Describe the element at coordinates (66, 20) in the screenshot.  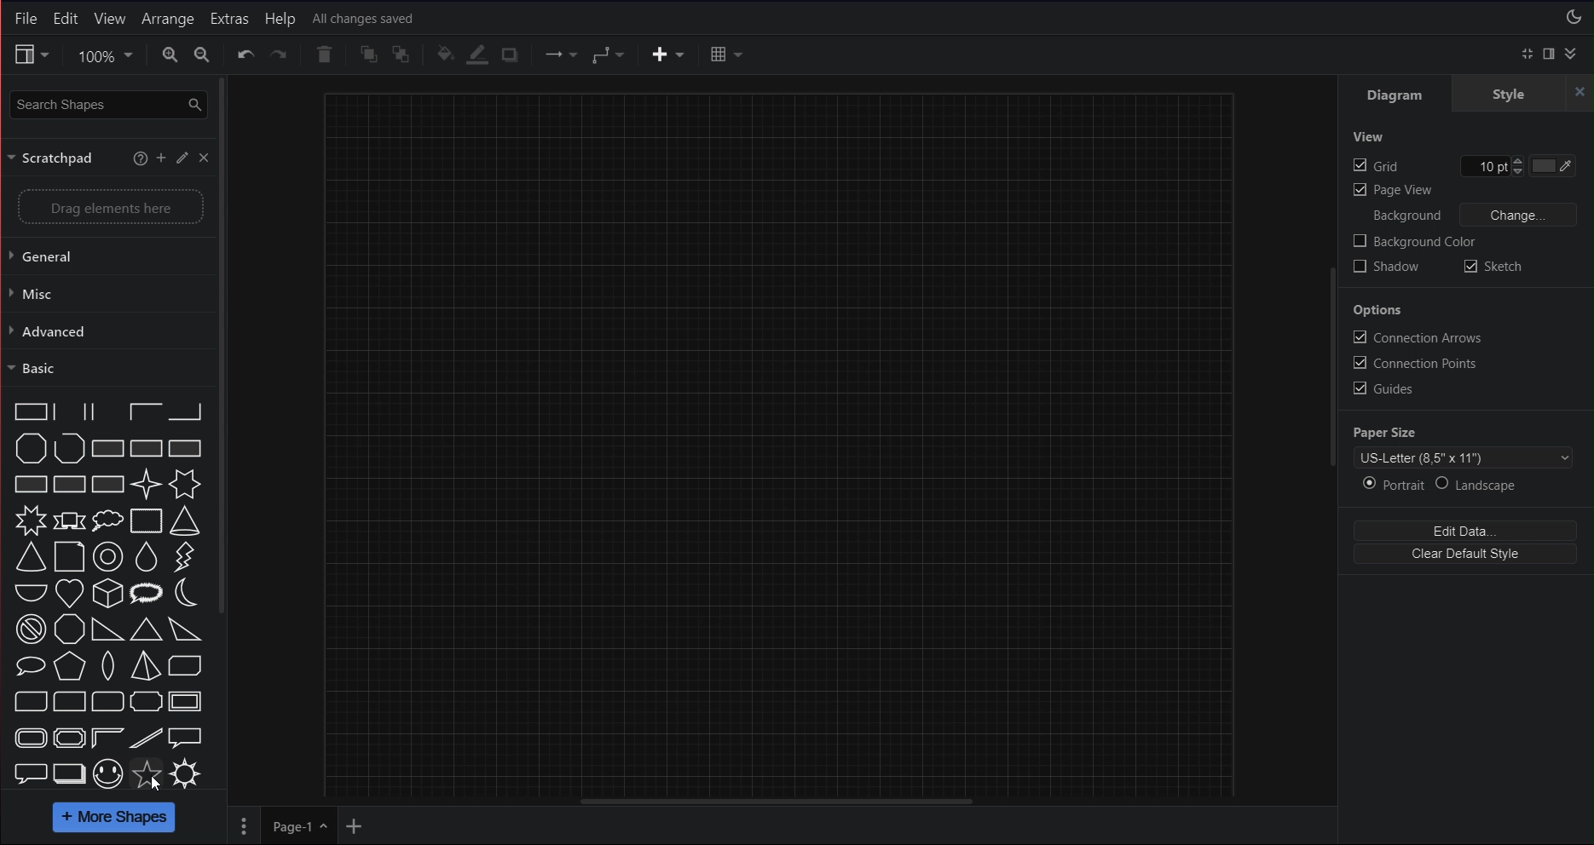
I see `Edit` at that location.